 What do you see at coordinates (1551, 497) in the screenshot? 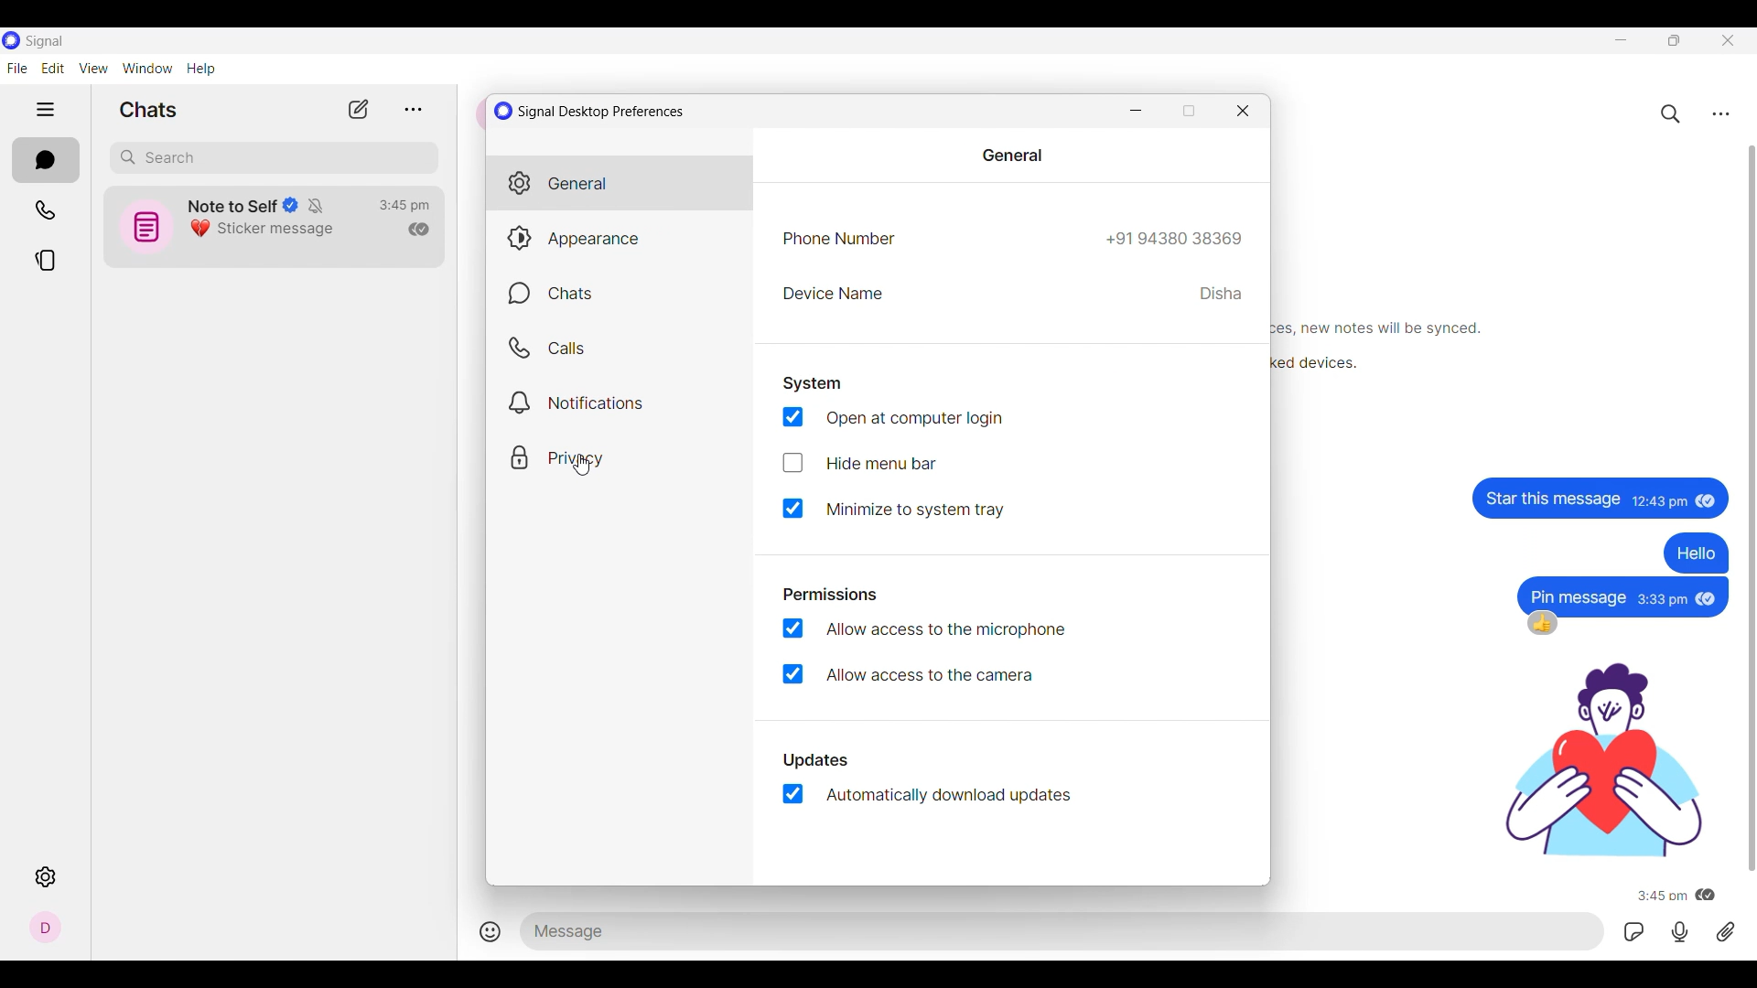
I see `Text message` at bounding box center [1551, 497].